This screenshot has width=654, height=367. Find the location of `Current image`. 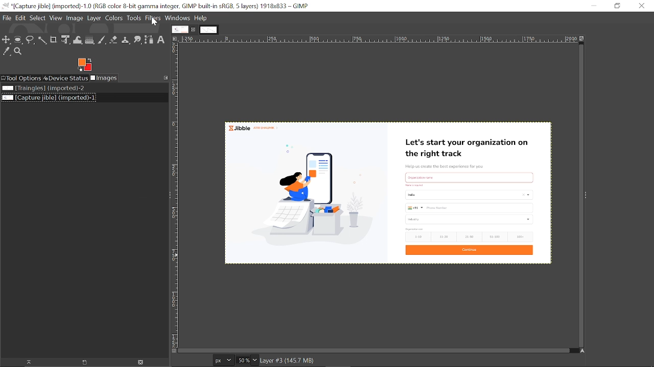

Current image is located at coordinates (387, 192).